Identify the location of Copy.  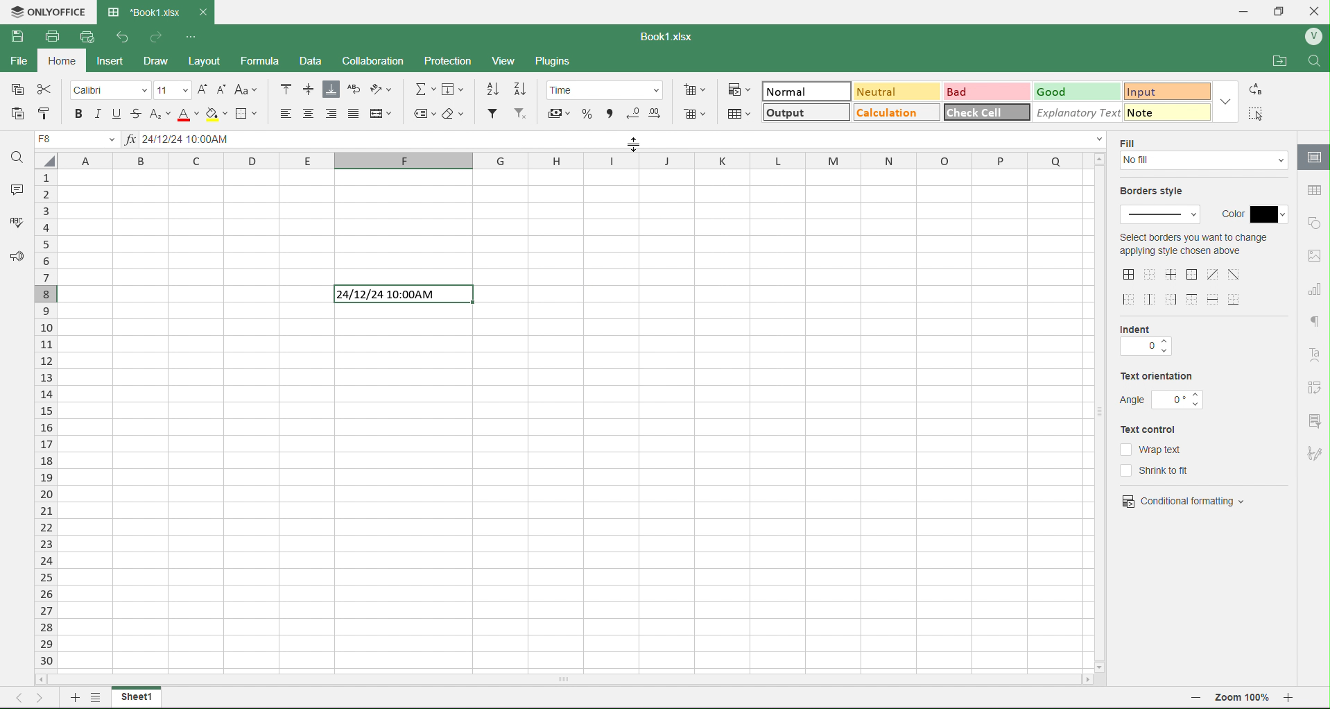
(18, 90).